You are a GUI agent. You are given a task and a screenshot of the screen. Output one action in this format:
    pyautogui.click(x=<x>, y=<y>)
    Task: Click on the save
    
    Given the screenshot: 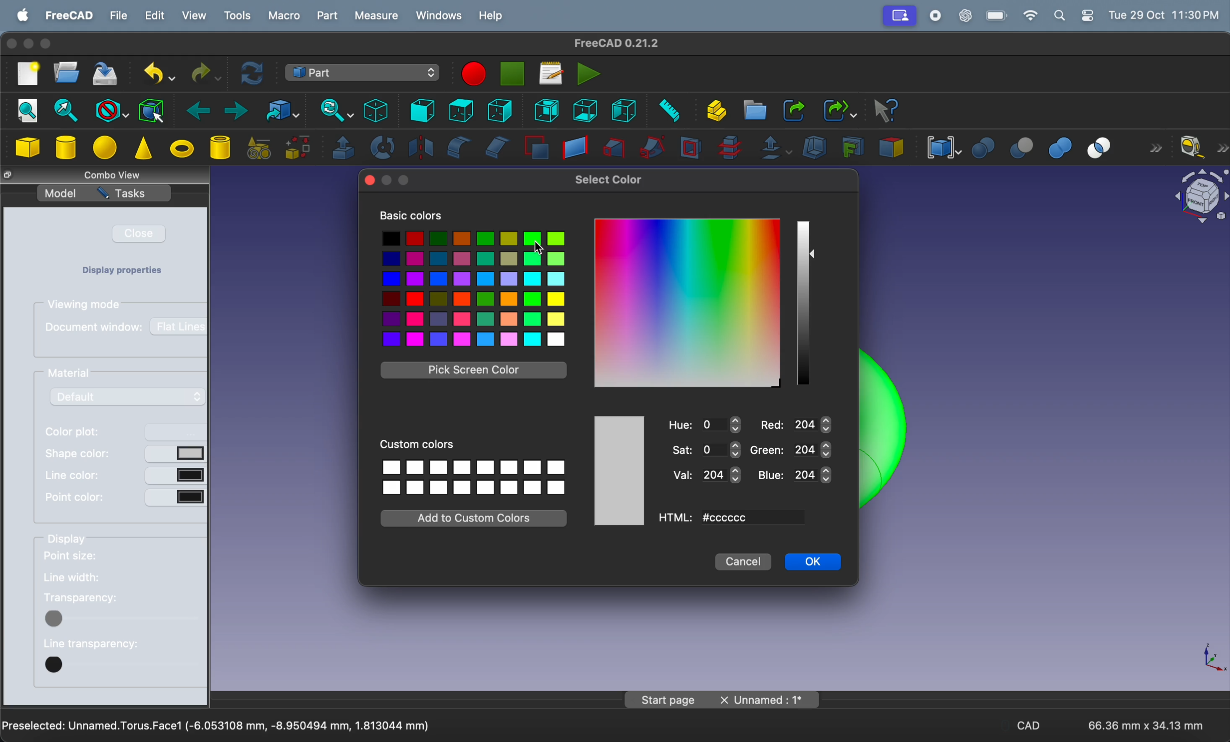 What is the action you would take?
    pyautogui.click(x=109, y=75)
    